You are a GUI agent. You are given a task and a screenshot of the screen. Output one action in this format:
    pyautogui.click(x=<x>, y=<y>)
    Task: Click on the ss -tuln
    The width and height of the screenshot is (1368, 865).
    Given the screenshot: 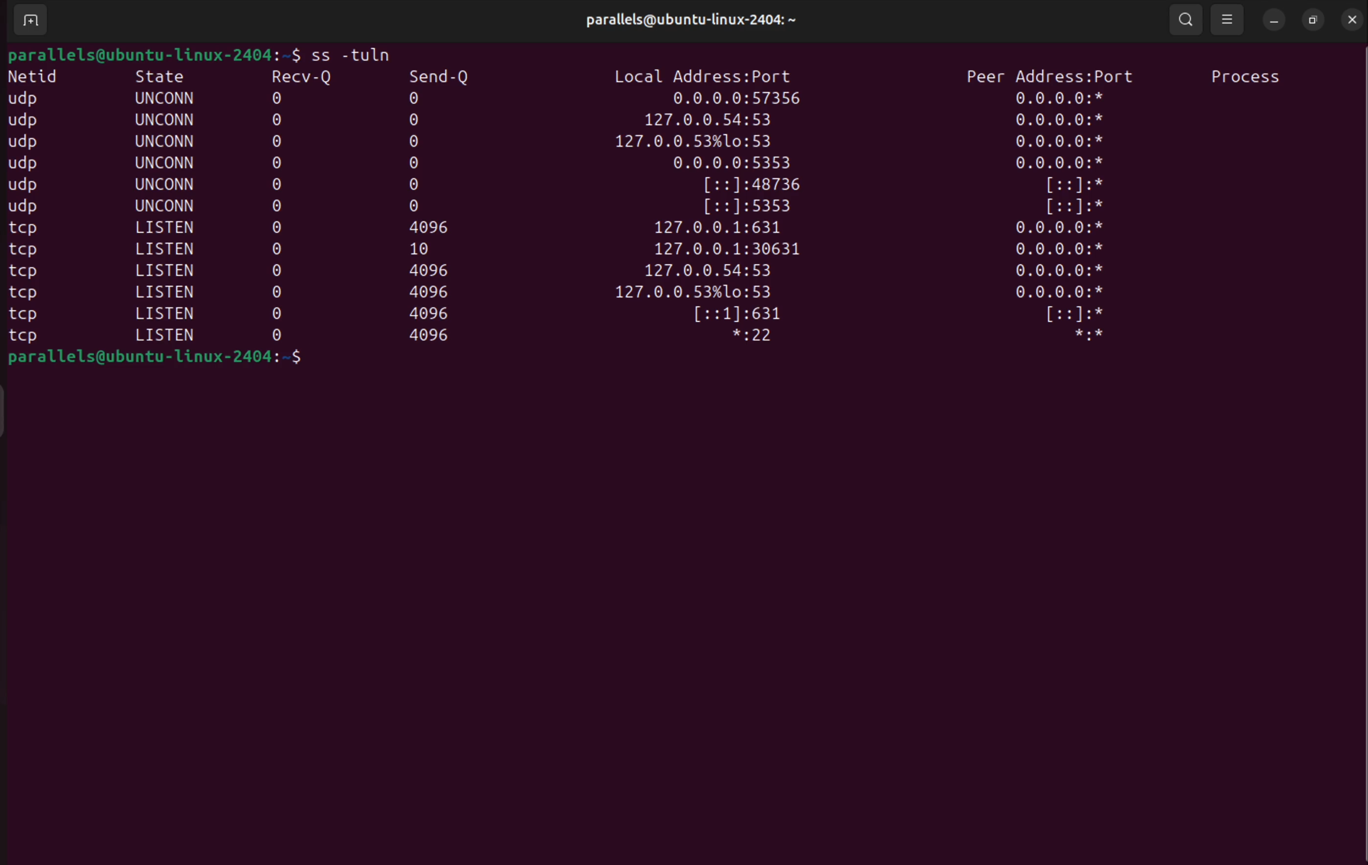 What is the action you would take?
    pyautogui.click(x=343, y=52)
    